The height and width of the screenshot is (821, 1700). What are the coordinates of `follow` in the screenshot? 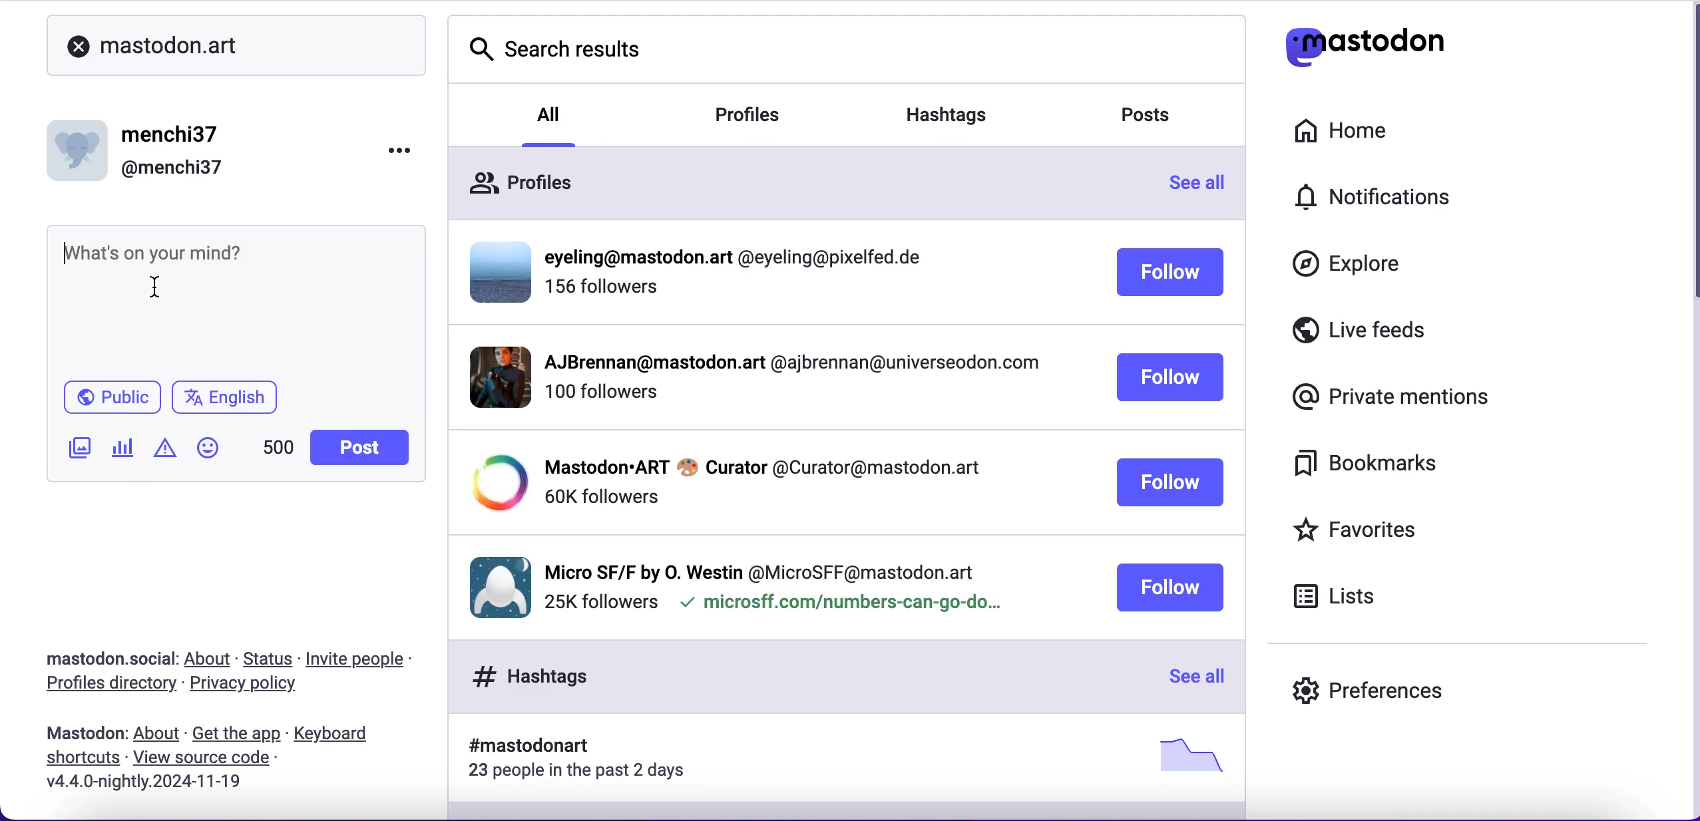 It's located at (1169, 587).